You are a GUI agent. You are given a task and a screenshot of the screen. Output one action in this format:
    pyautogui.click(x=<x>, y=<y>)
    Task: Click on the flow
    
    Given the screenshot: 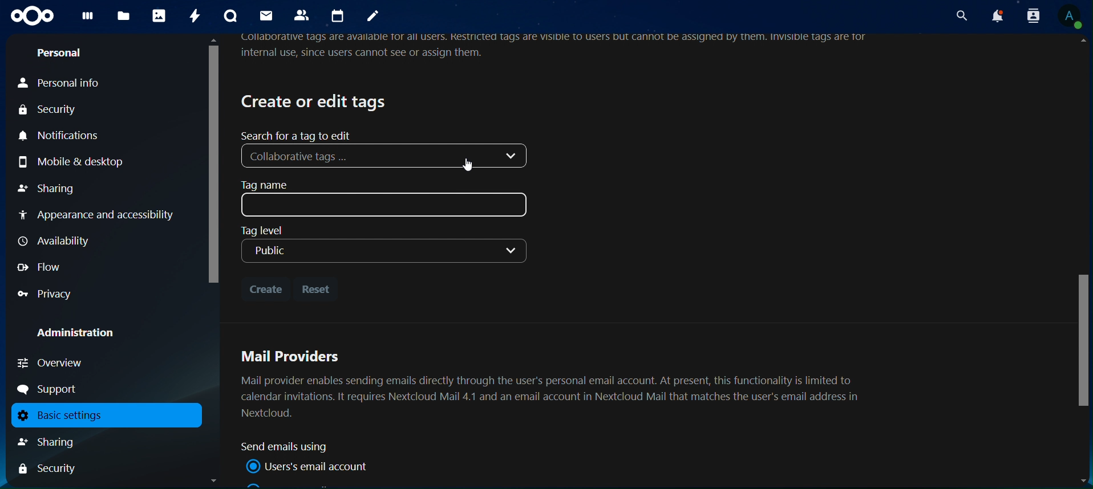 What is the action you would take?
    pyautogui.click(x=41, y=267)
    